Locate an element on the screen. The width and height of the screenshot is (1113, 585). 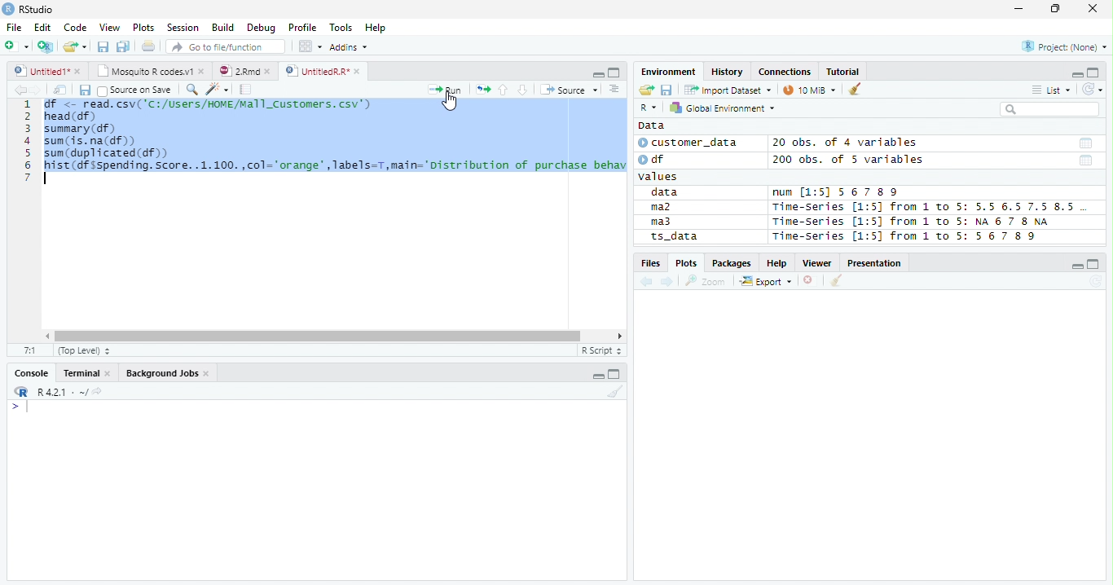
values is located at coordinates (660, 177).